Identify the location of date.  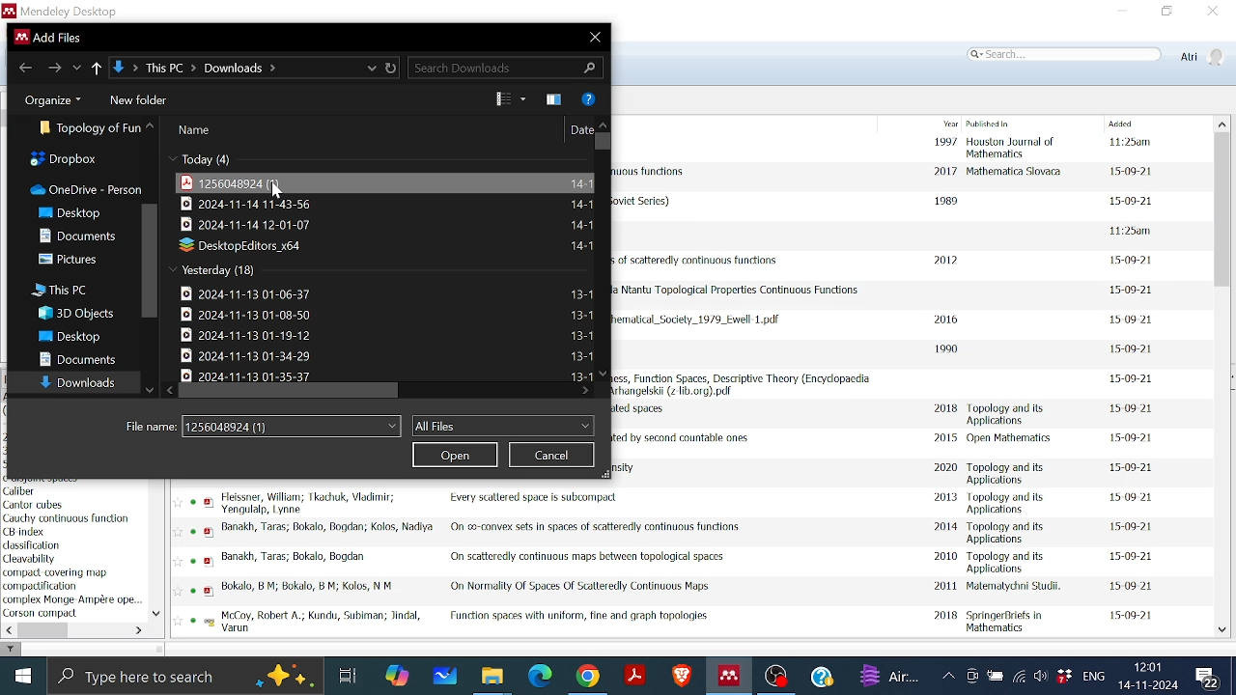
(1129, 408).